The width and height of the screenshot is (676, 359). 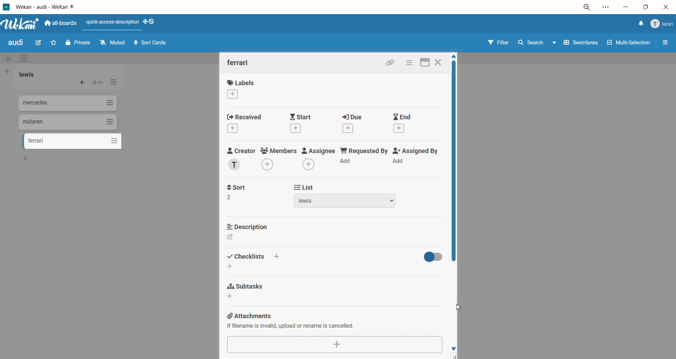 I want to click on cards, so click(x=73, y=142).